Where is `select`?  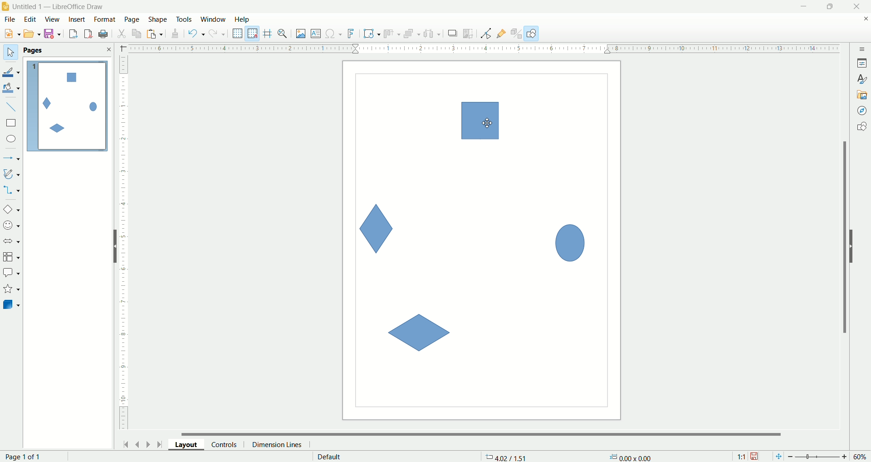
select is located at coordinates (10, 53).